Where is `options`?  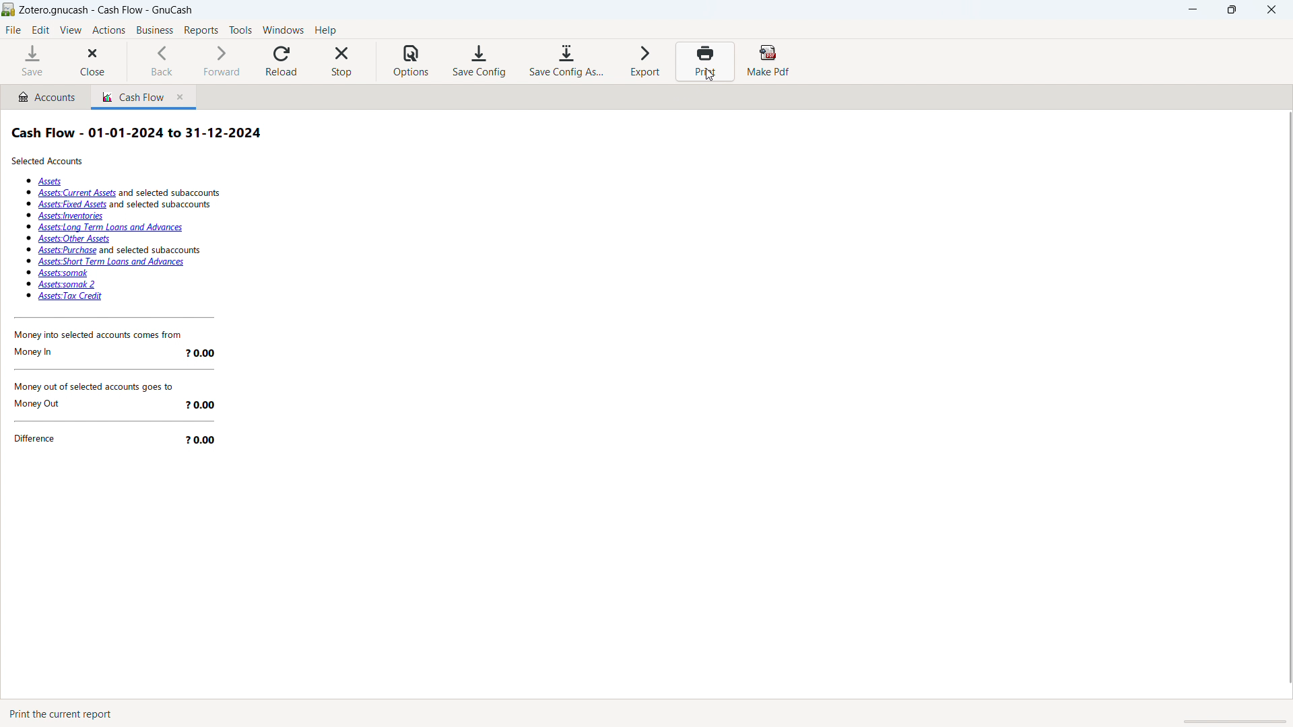
options is located at coordinates (413, 61).